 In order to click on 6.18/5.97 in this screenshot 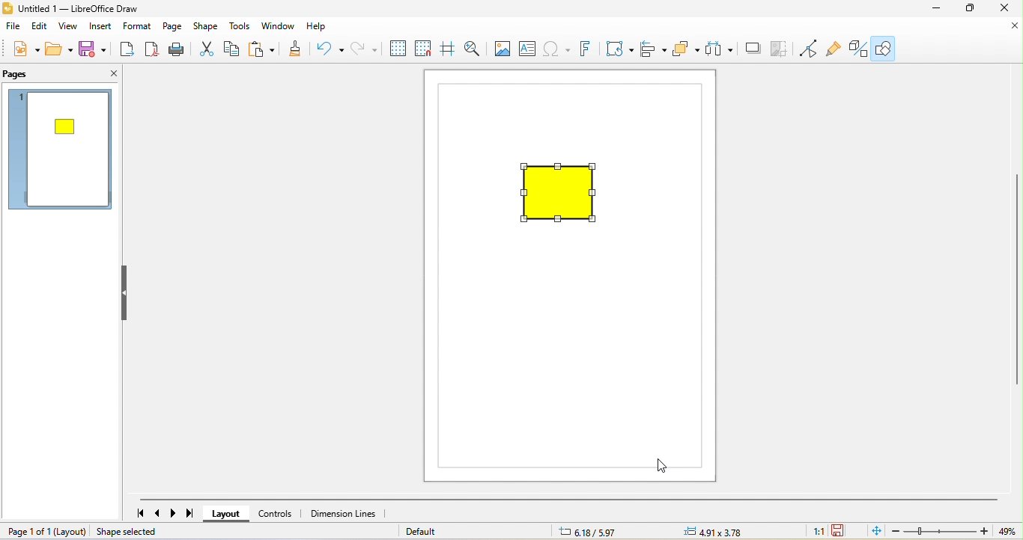, I will do `click(584, 533)`.